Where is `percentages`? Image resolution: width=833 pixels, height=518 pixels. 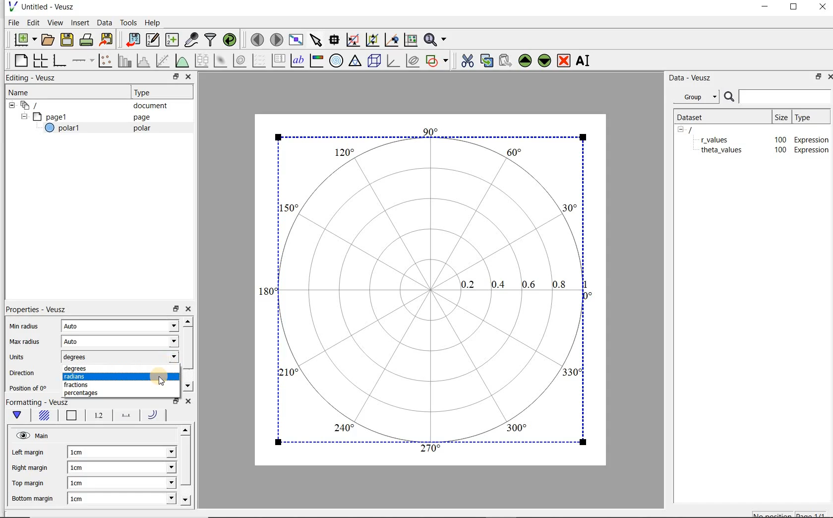
percentages is located at coordinates (81, 392).